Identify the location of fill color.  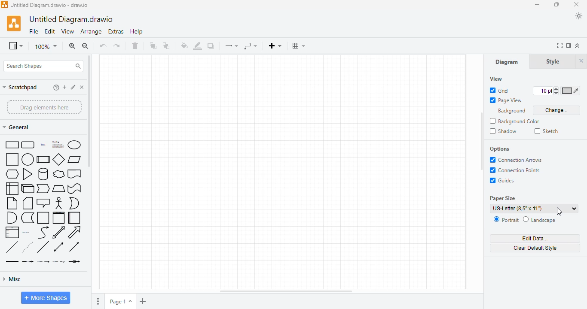
(184, 45).